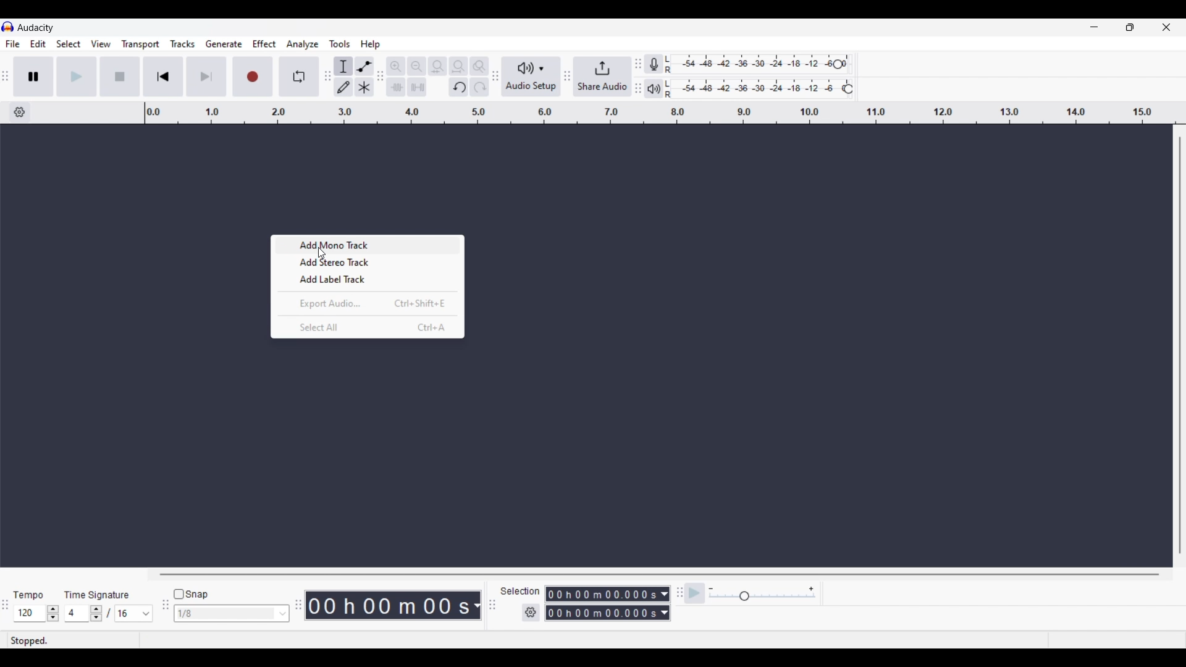 The height and width of the screenshot is (667, 1186). I want to click on Cursor selecting Add Mono Track, so click(321, 253).